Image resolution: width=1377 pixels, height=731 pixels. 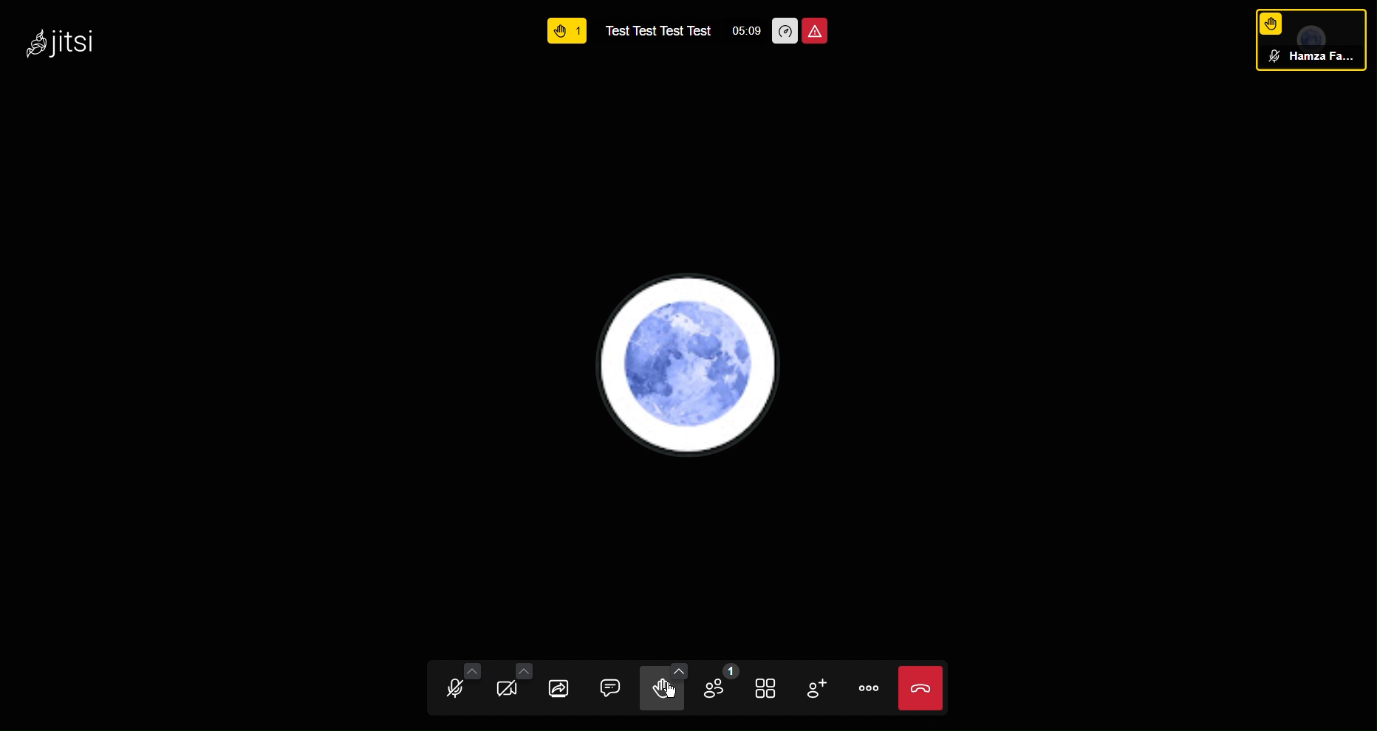 What do you see at coordinates (743, 31) in the screenshot?
I see `05:09` at bounding box center [743, 31].